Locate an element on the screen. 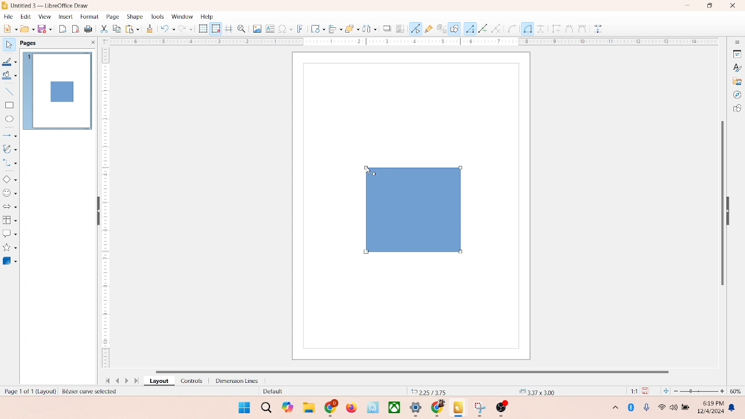 The image size is (745, 419). layout is located at coordinates (158, 381).